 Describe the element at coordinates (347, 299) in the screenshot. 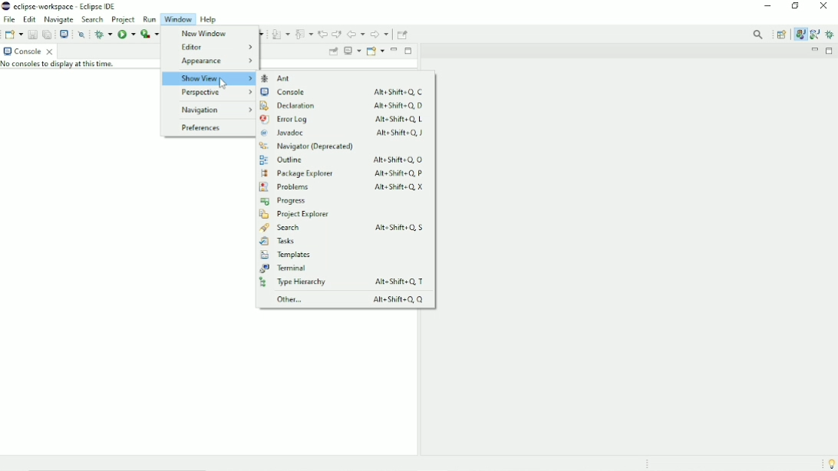

I see `Other` at that location.